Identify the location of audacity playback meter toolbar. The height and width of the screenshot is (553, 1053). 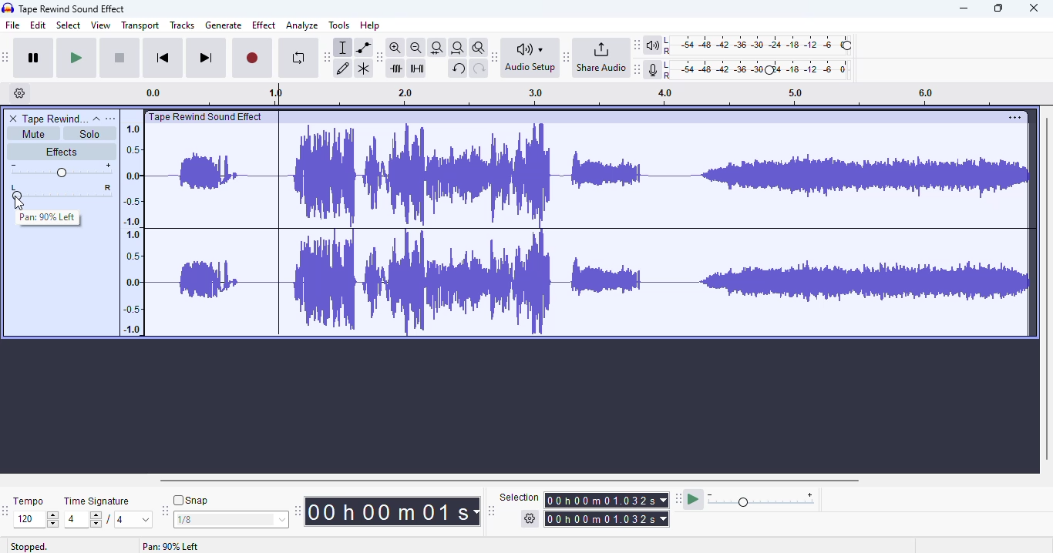
(637, 45).